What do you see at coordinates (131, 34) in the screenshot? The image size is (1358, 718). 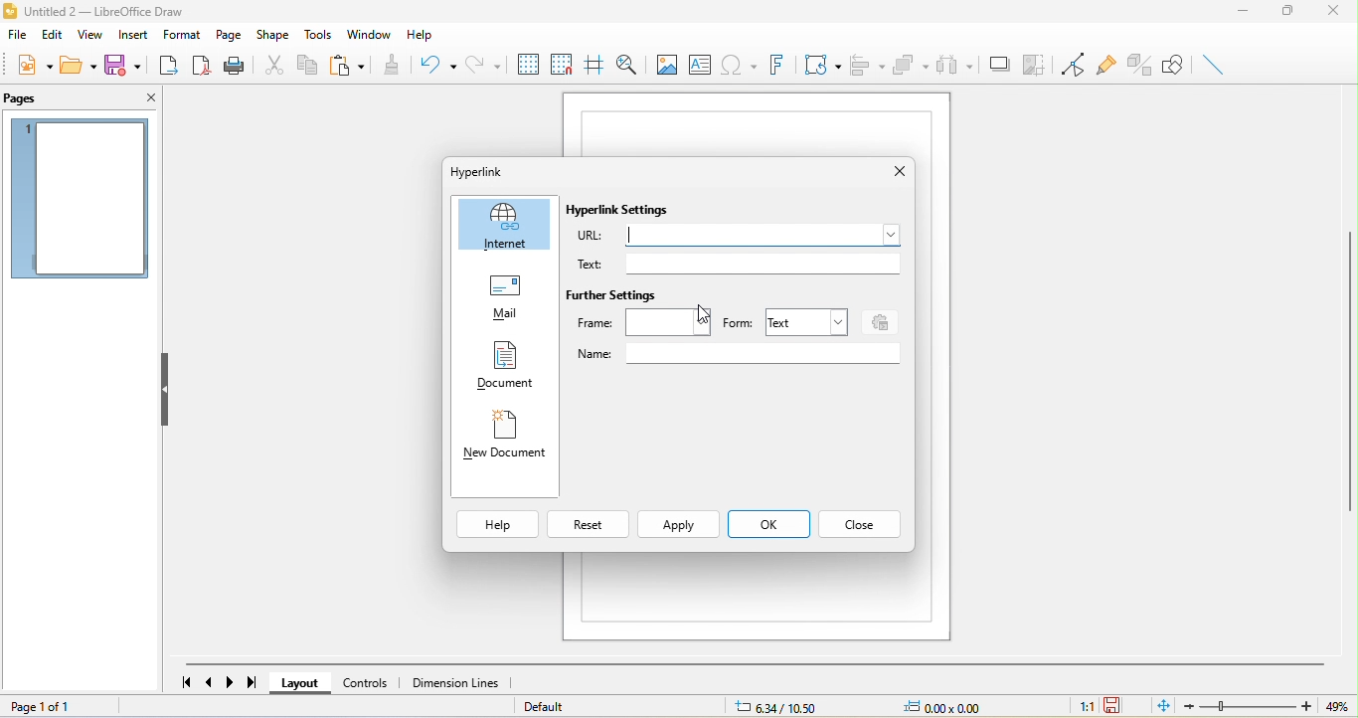 I see `insert` at bounding box center [131, 34].